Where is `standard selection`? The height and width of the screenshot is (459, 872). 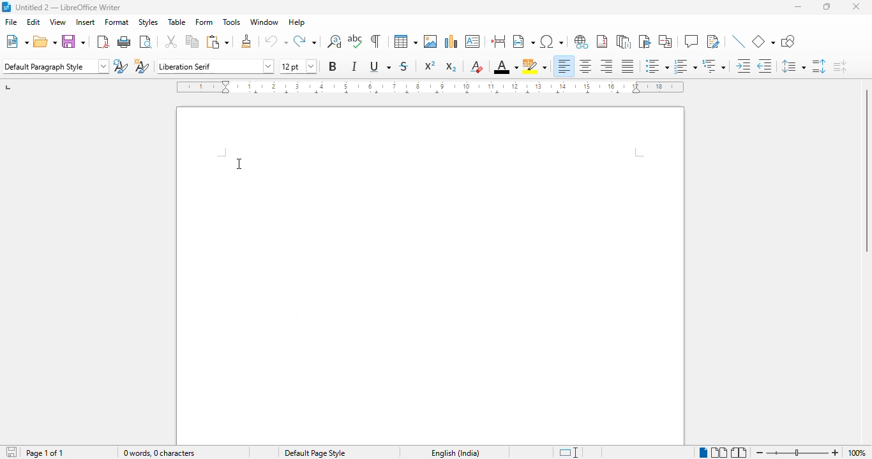 standard selection is located at coordinates (568, 453).